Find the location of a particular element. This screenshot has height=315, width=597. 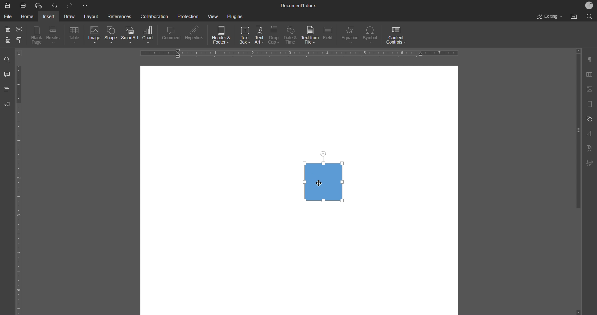

Copy is located at coordinates (7, 29).